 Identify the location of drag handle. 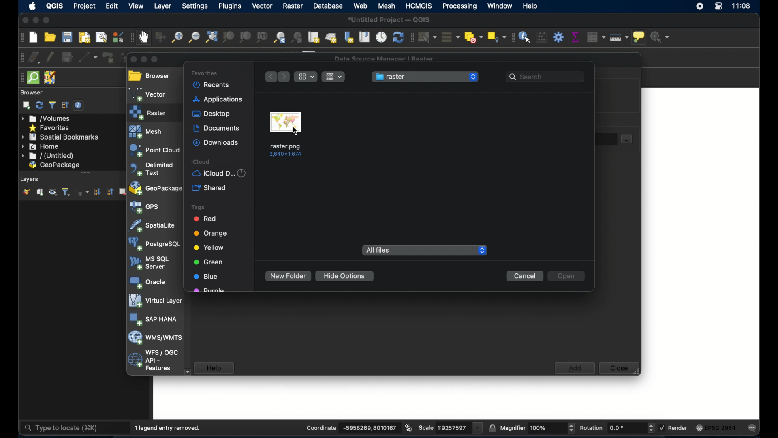
(19, 77).